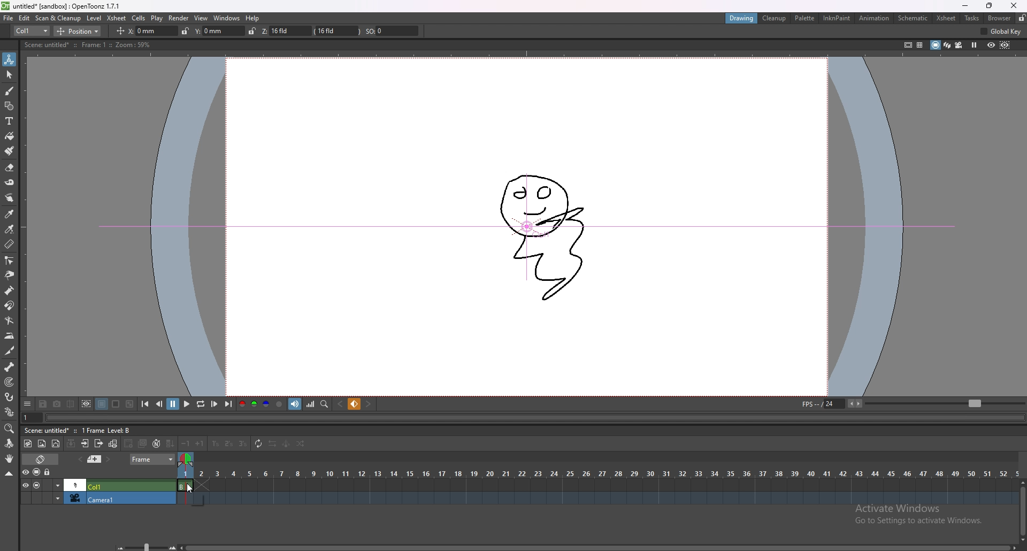 This screenshot has height=551, width=1027. I want to click on loop, so click(201, 404).